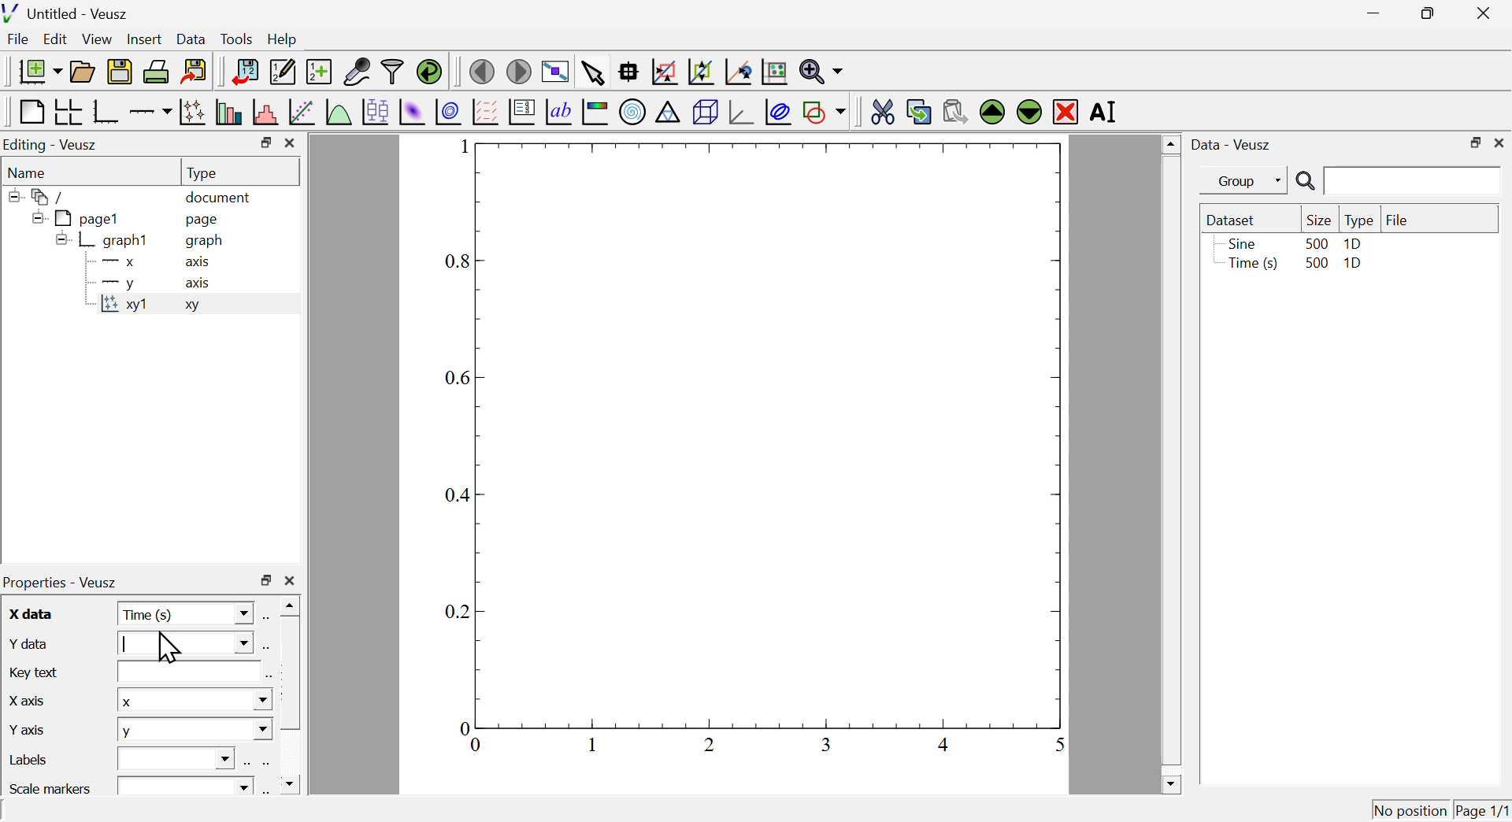 Image resolution: width=1512 pixels, height=822 pixels. What do you see at coordinates (1170, 464) in the screenshot?
I see `scrollbar` at bounding box center [1170, 464].